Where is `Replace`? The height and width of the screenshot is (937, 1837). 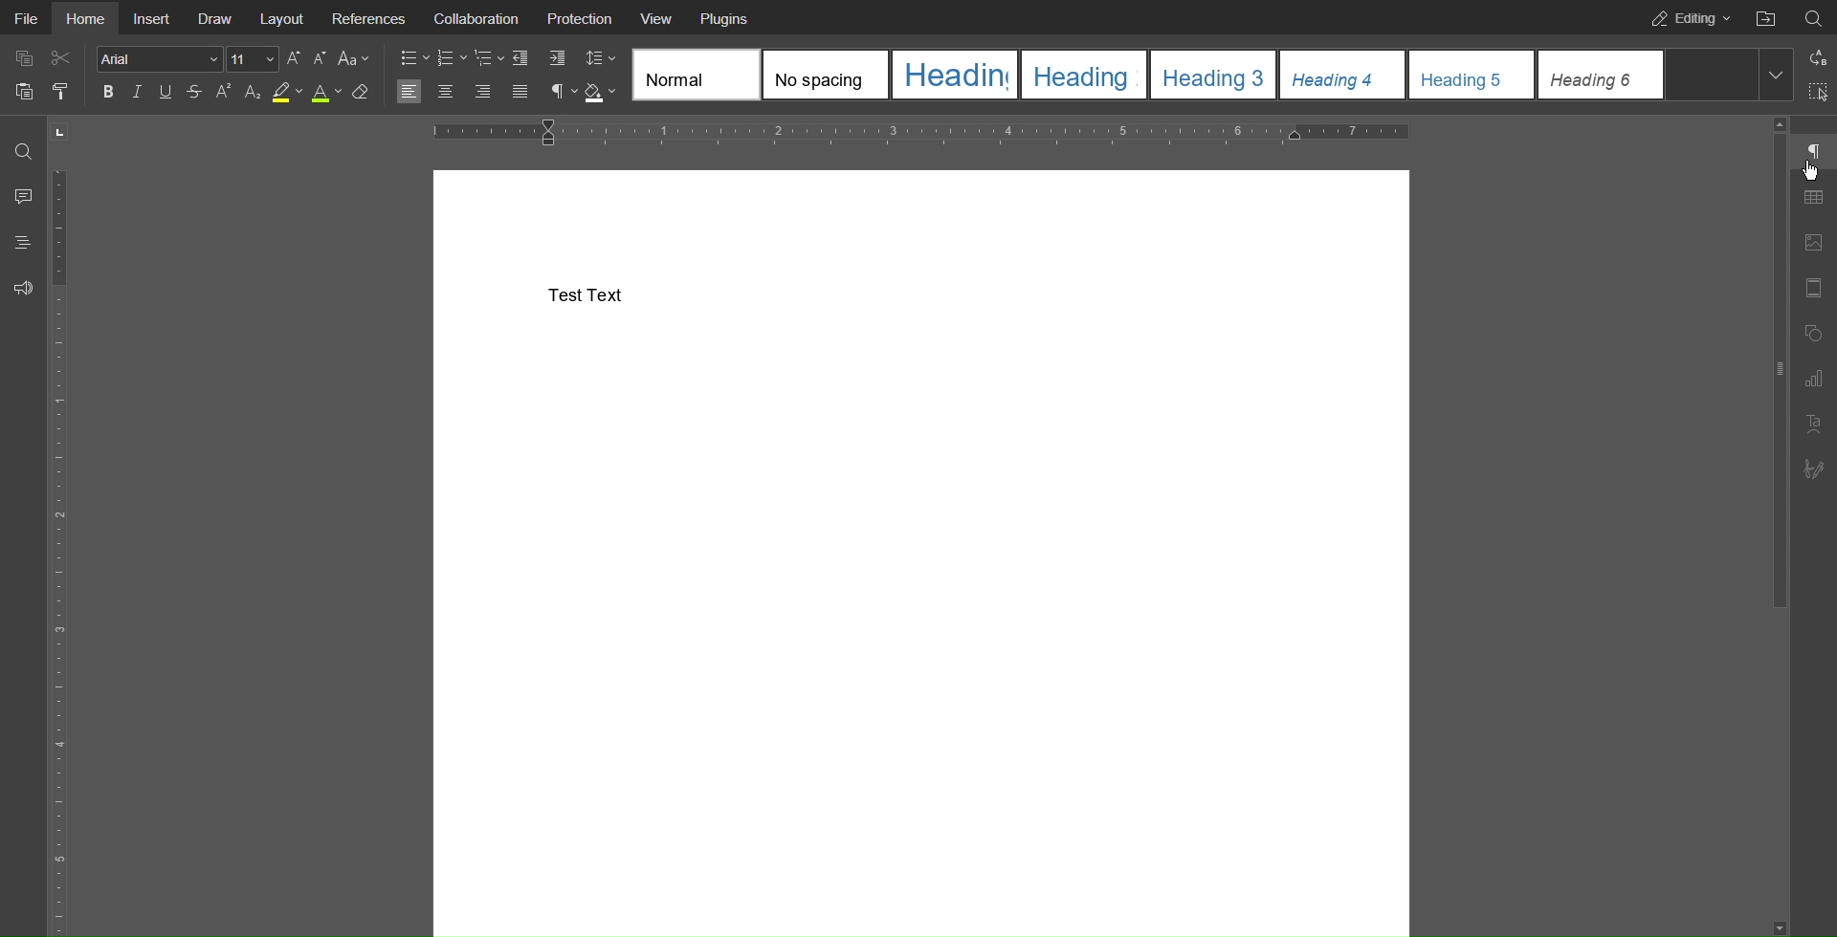 Replace is located at coordinates (1815, 57).